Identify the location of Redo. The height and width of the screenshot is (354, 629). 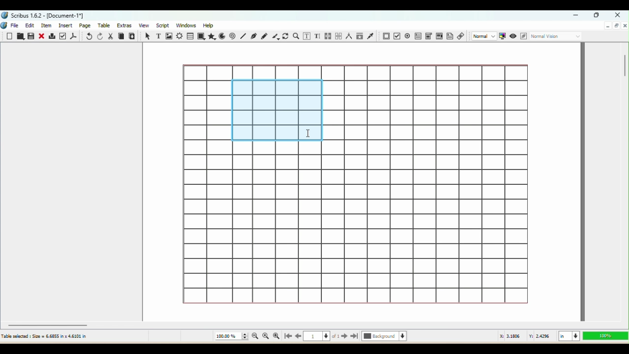
(99, 36).